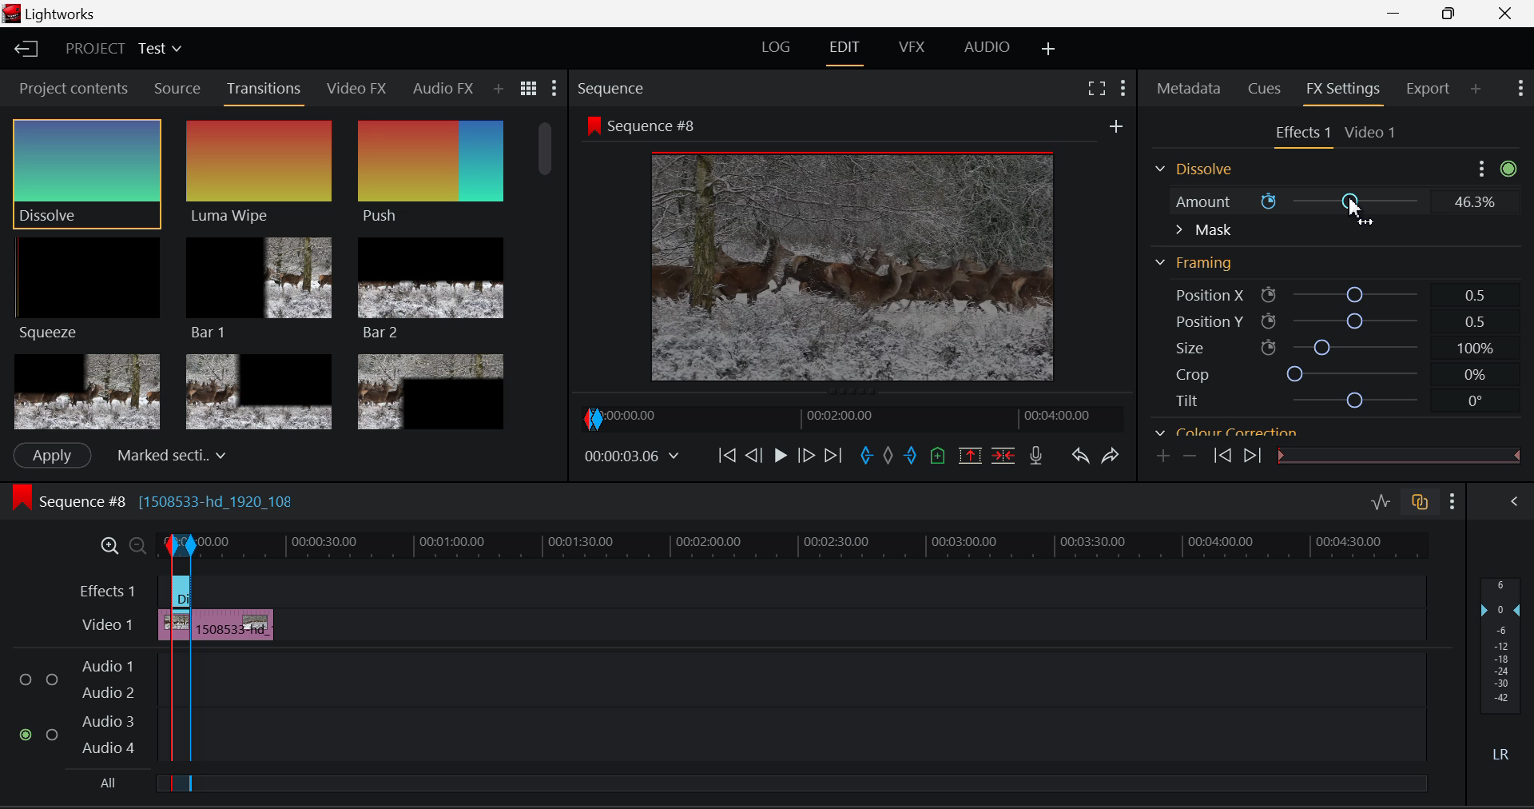 The image size is (1534, 809). What do you see at coordinates (27, 50) in the screenshot?
I see `Go to Homepage` at bounding box center [27, 50].